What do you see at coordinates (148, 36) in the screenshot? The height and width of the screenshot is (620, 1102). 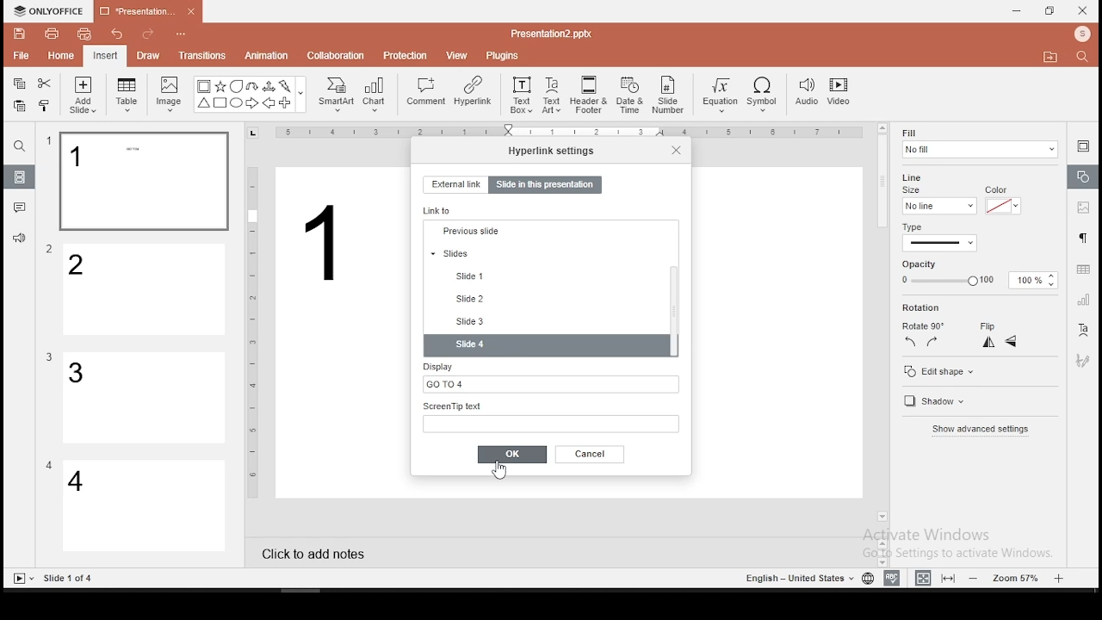 I see `redo` at bounding box center [148, 36].